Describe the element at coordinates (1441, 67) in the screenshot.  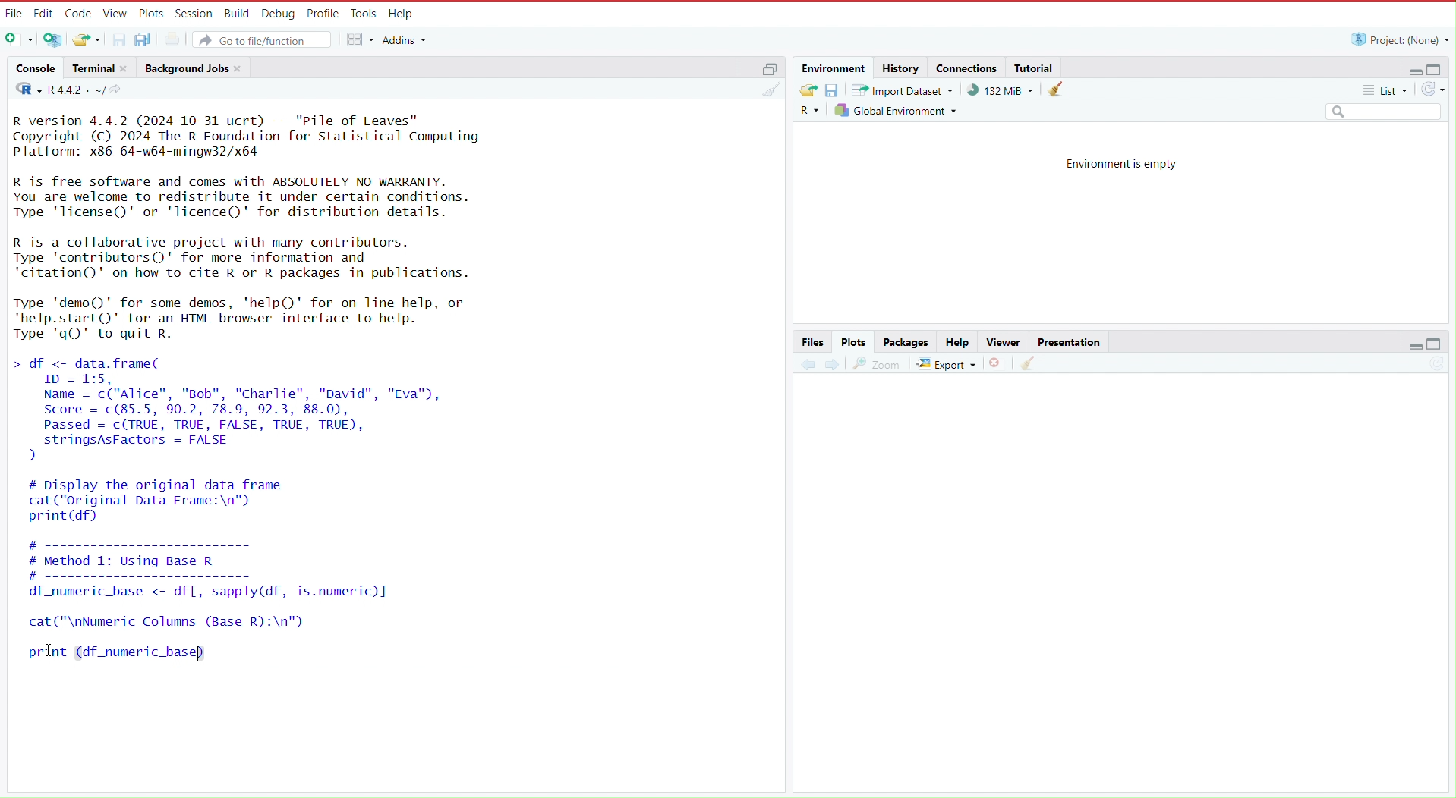
I see `maximize` at that location.